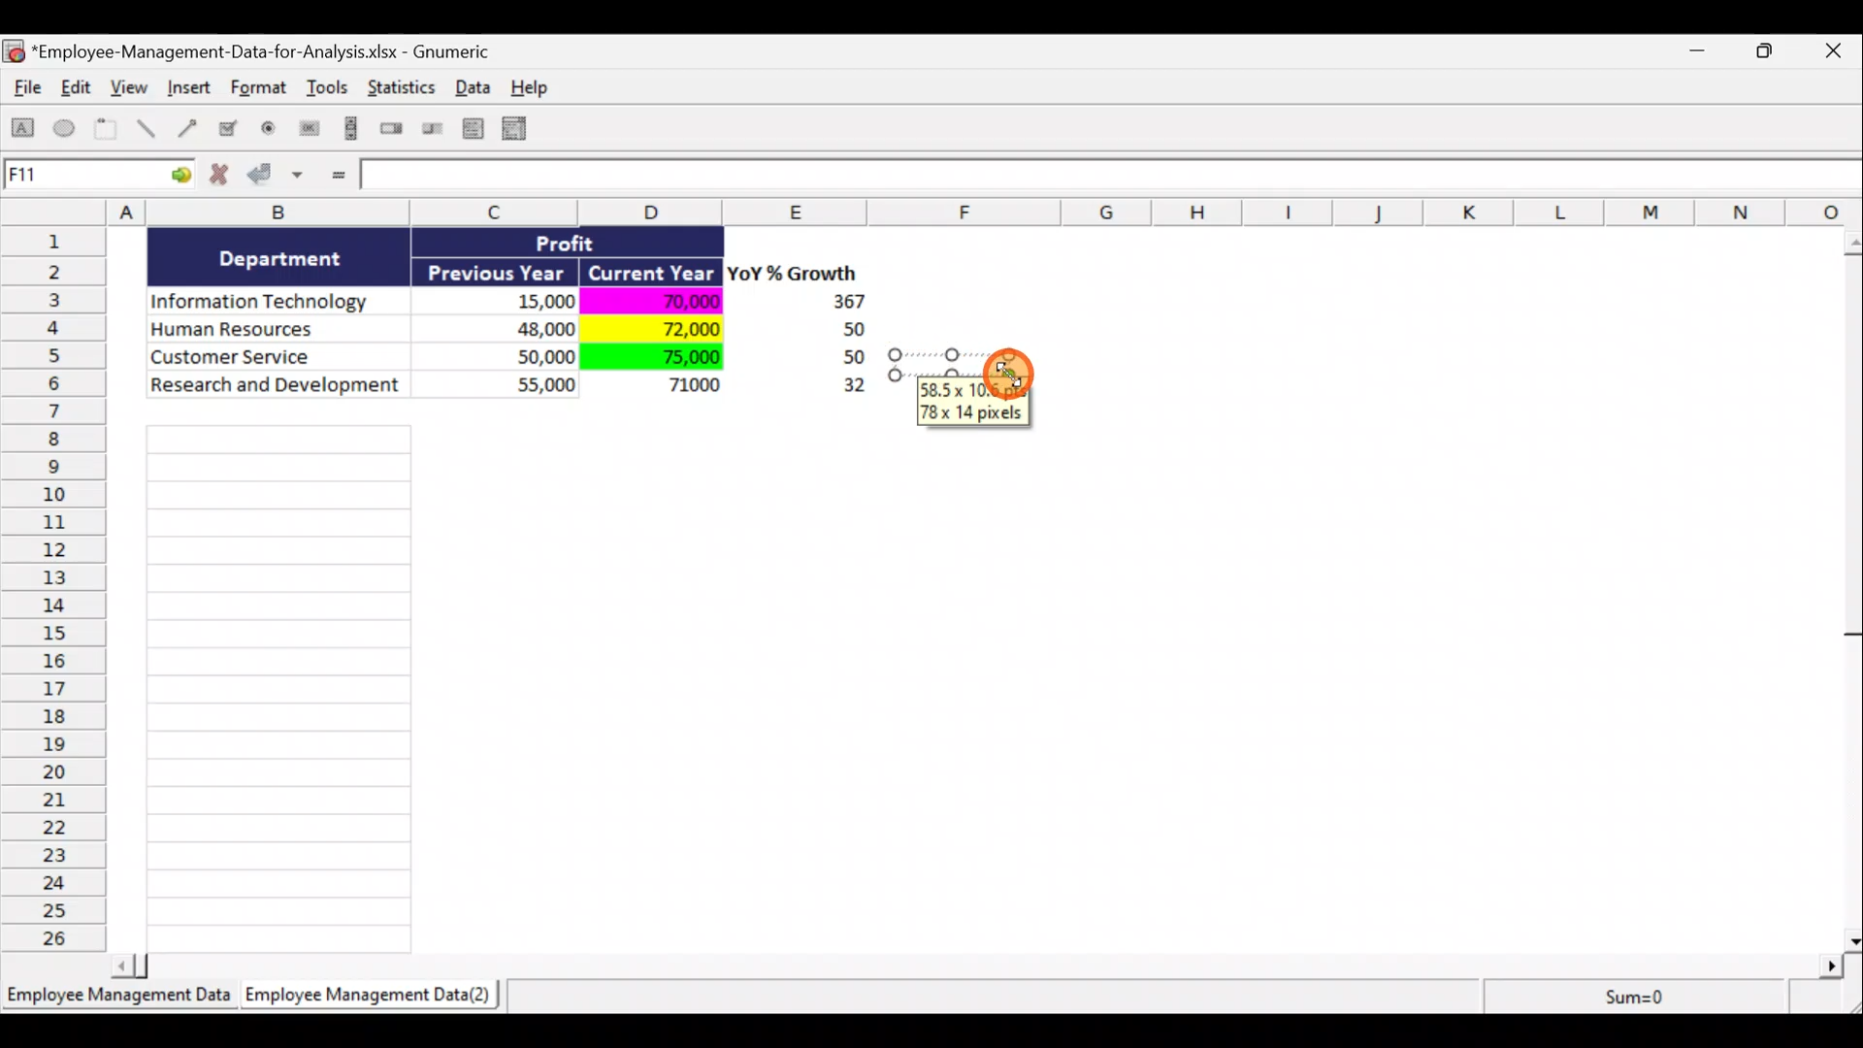 This screenshot has width=1863, height=1048. What do you see at coordinates (1631, 997) in the screenshot?
I see `Sum=0` at bounding box center [1631, 997].